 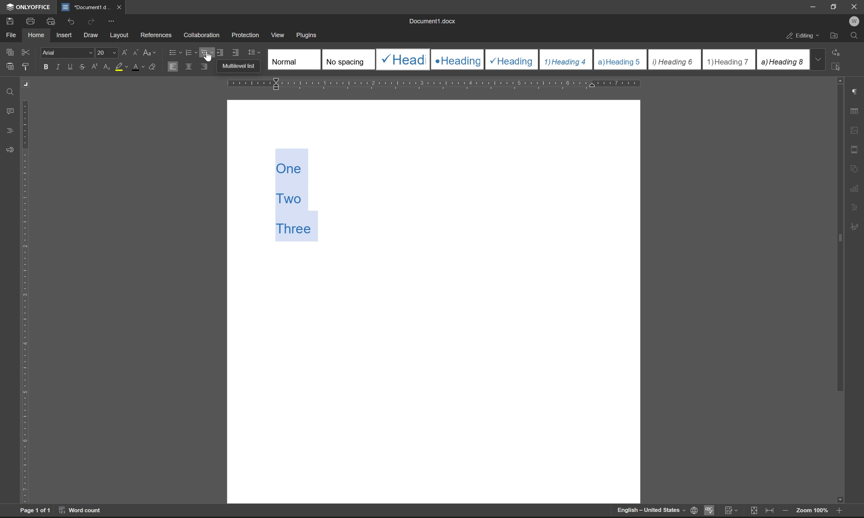 I want to click on spell checking, so click(x=708, y=510).